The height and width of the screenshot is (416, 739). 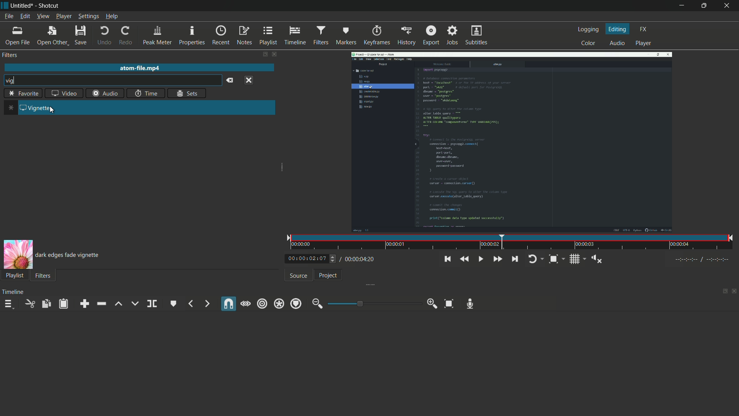 What do you see at coordinates (577, 259) in the screenshot?
I see `toggle grid` at bounding box center [577, 259].